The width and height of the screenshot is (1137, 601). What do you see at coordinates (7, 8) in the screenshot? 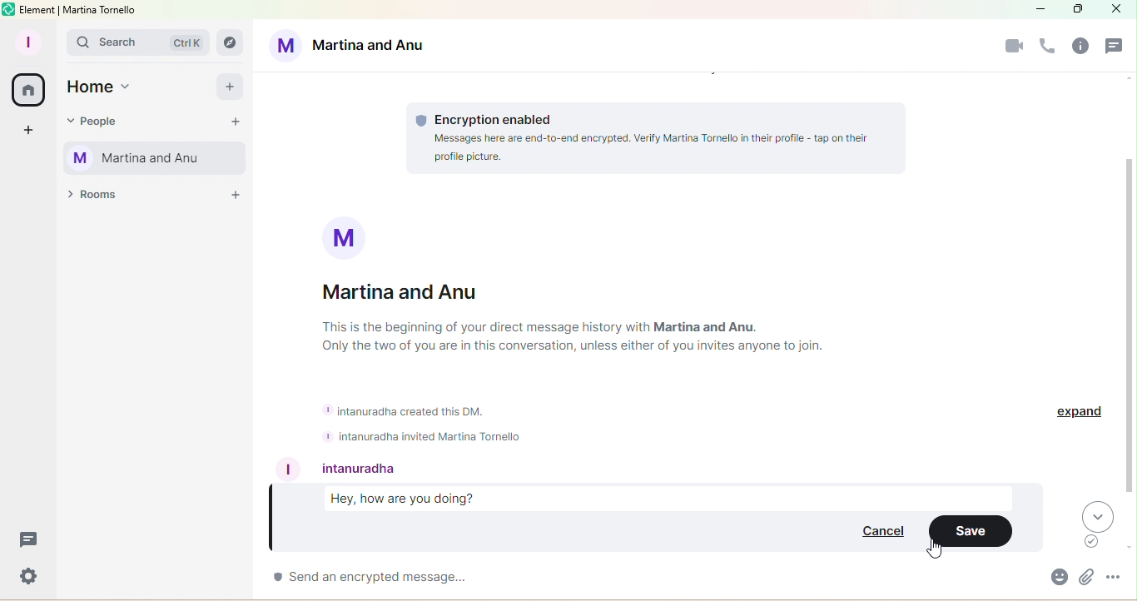
I see `Element icon` at bounding box center [7, 8].